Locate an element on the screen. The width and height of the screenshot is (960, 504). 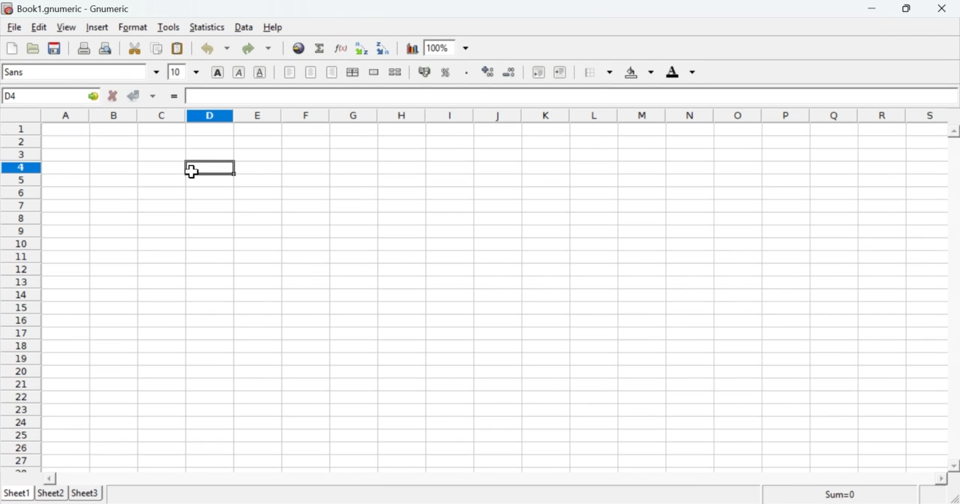
Zoom is located at coordinates (449, 47).